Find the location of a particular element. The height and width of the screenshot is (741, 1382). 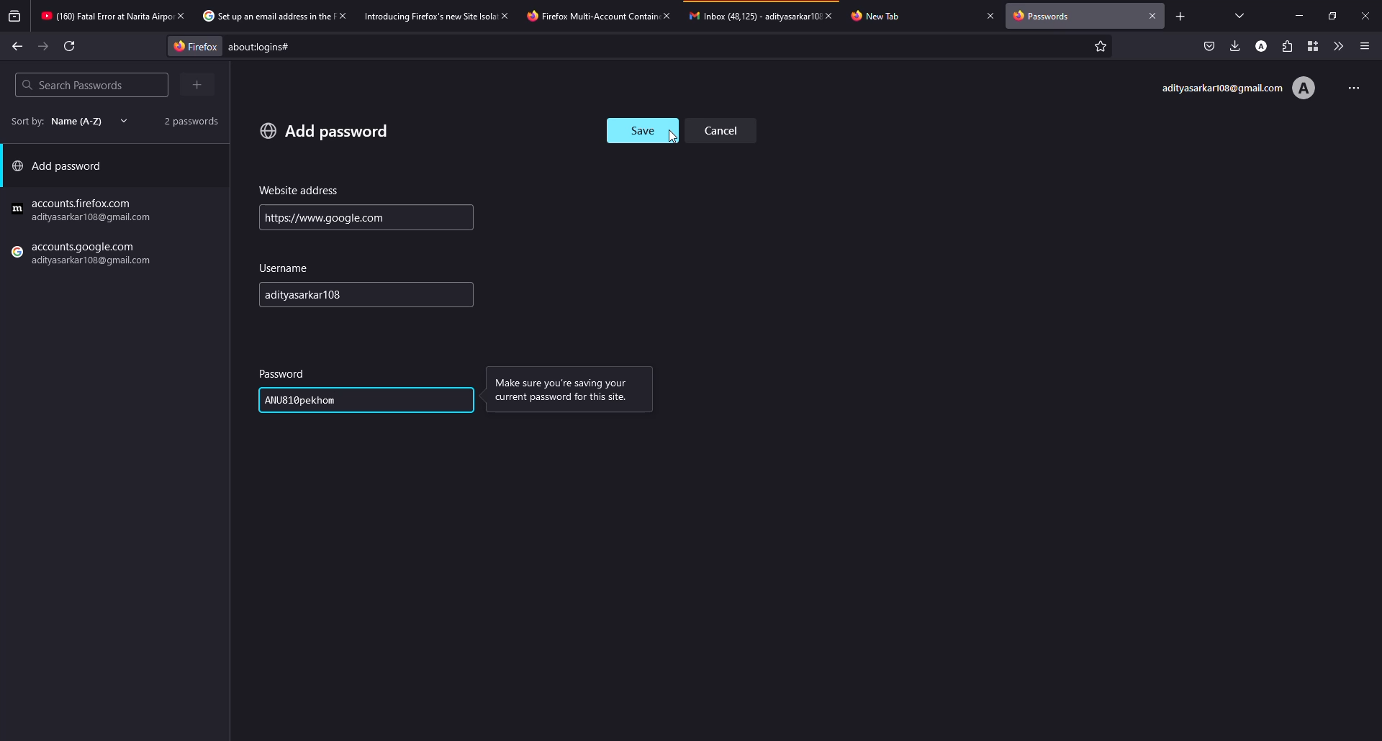

forward is located at coordinates (44, 47).